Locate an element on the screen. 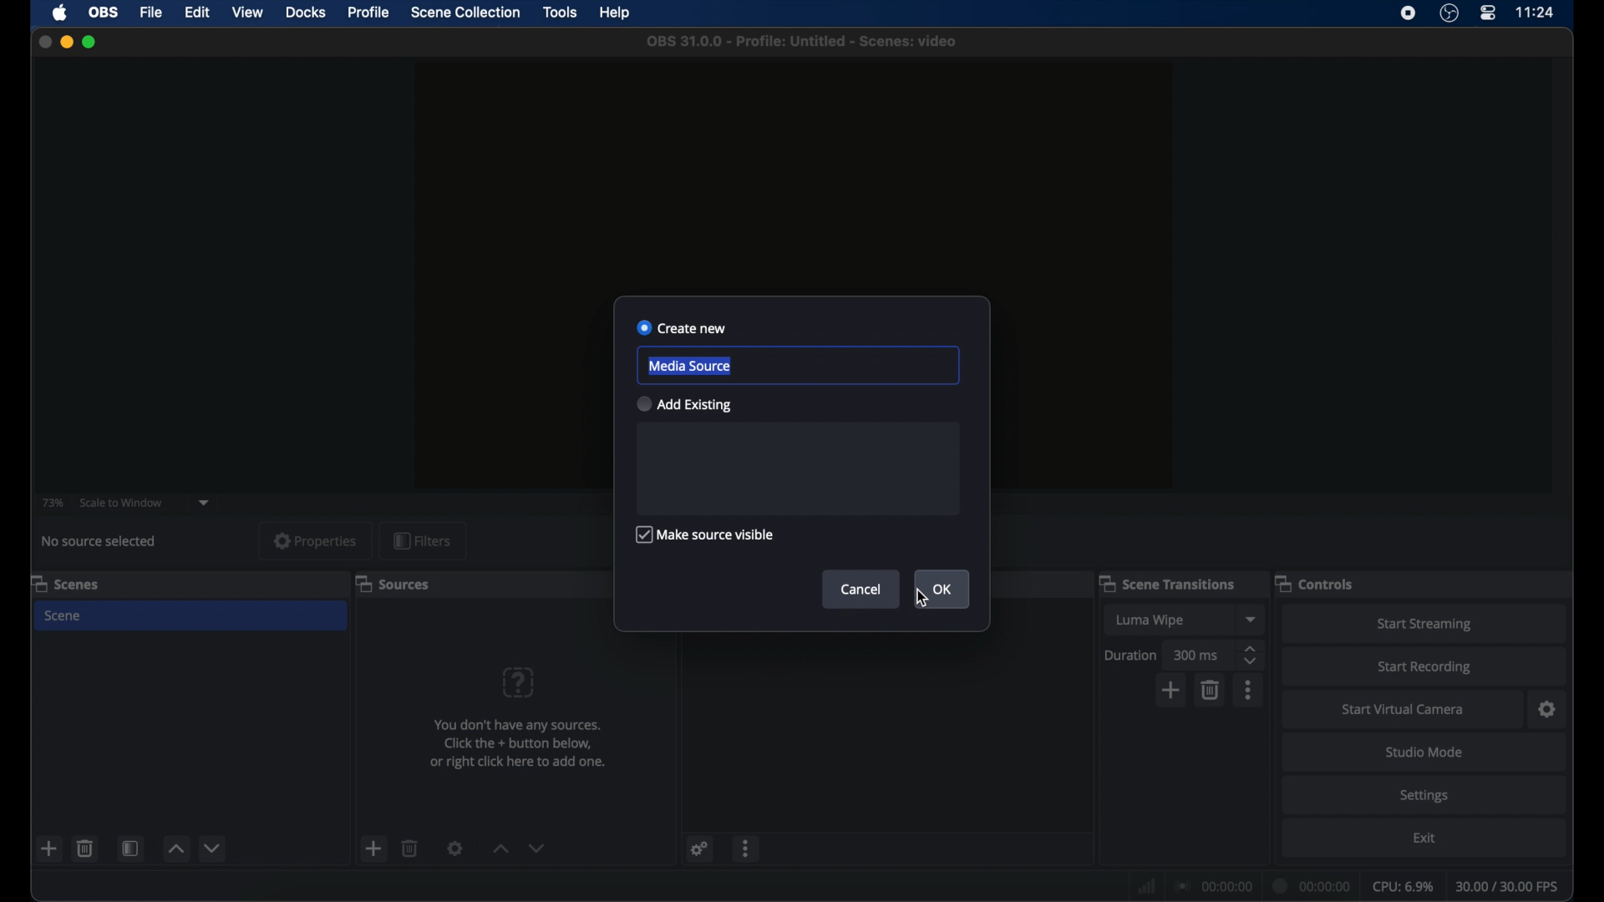  controls is located at coordinates (1315, 585).